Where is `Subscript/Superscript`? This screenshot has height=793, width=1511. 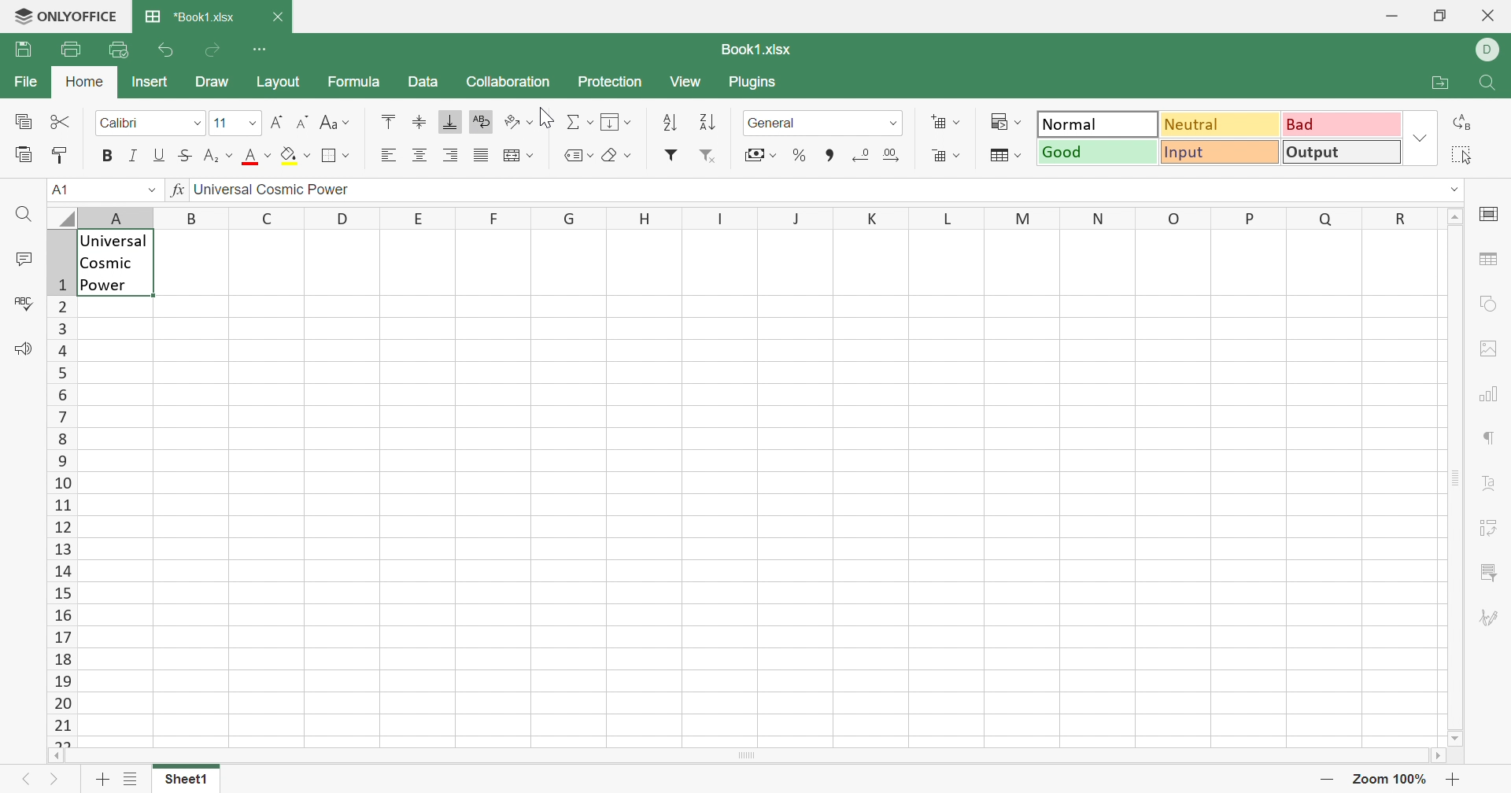 Subscript/Superscript is located at coordinates (218, 156).